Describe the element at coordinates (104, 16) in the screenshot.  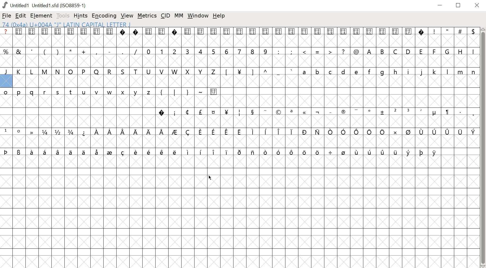
I see `ENCODING` at that location.